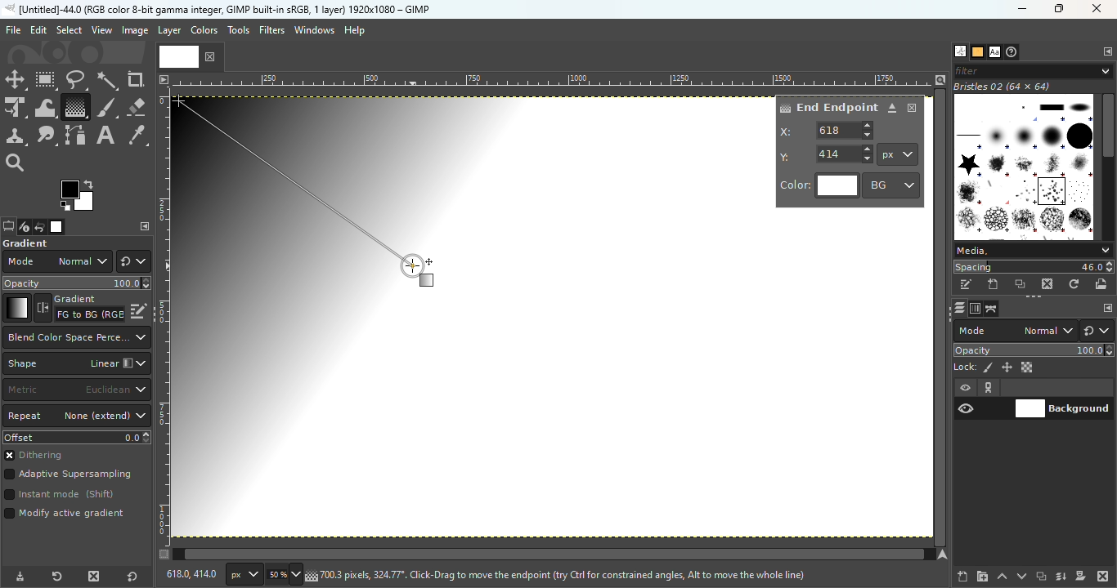 The image size is (1117, 588). Describe the element at coordinates (1034, 70) in the screenshot. I see `Filter` at that location.